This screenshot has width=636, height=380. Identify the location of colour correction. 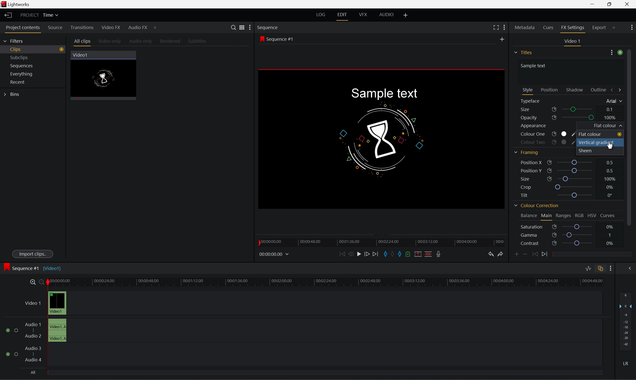
(536, 206).